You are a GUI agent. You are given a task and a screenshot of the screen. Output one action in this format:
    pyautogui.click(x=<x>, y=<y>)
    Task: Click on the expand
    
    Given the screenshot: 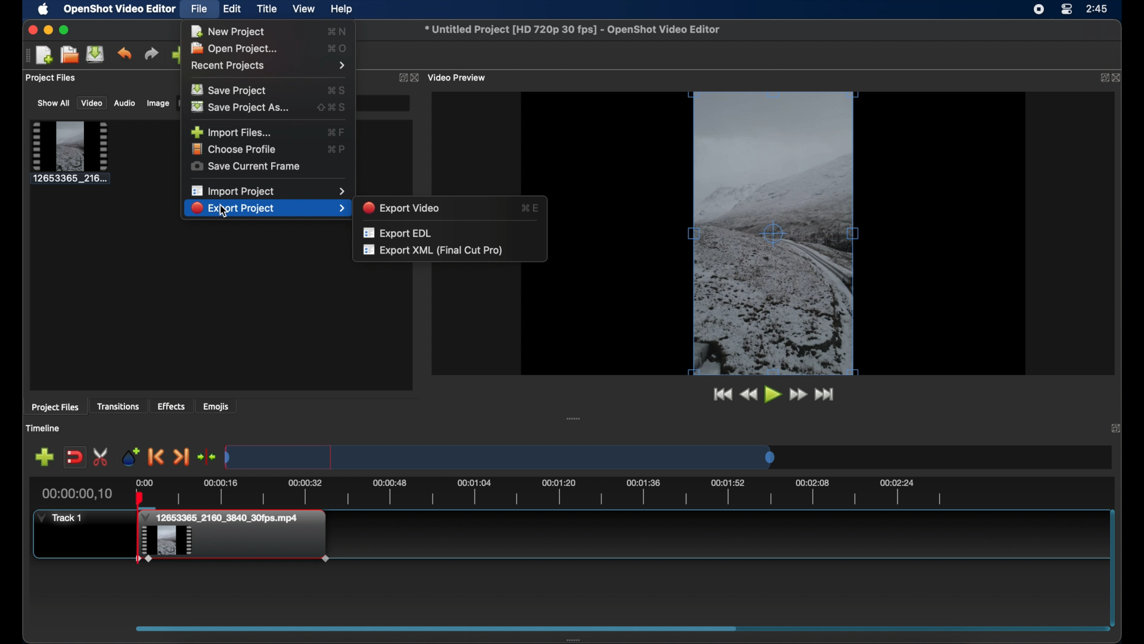 What is the action you would take?
    pyautogui.click(x=400, y=77)
    